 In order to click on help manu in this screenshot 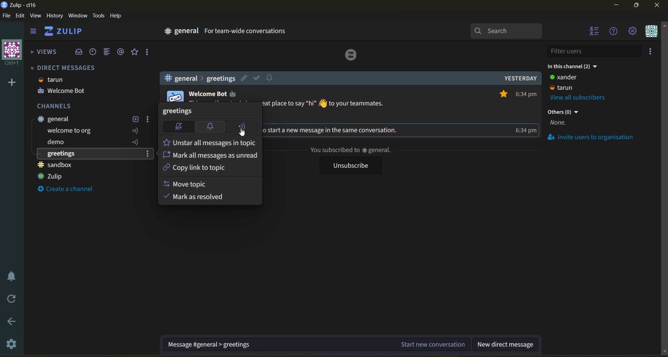, I will do `click(614, 31)`.